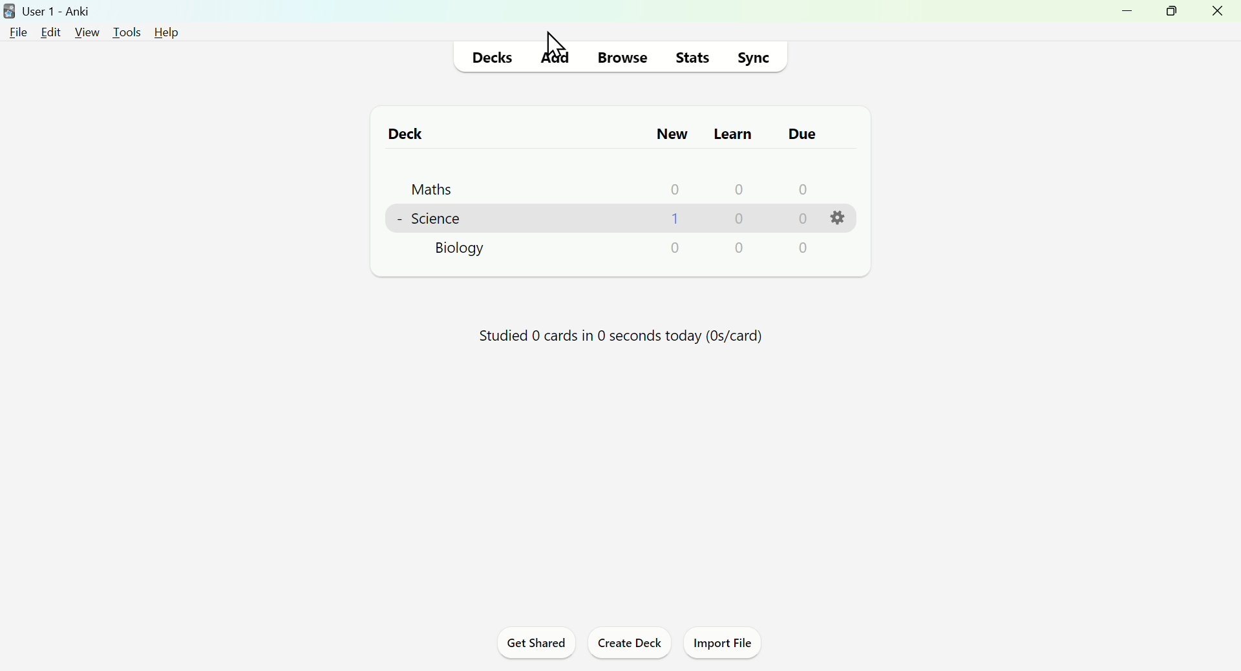 Image resolution: width=1241 pixels, height=671 pixels. Describe the element at coordinates (734, 191) in the screenshot. I see `0` at that location.